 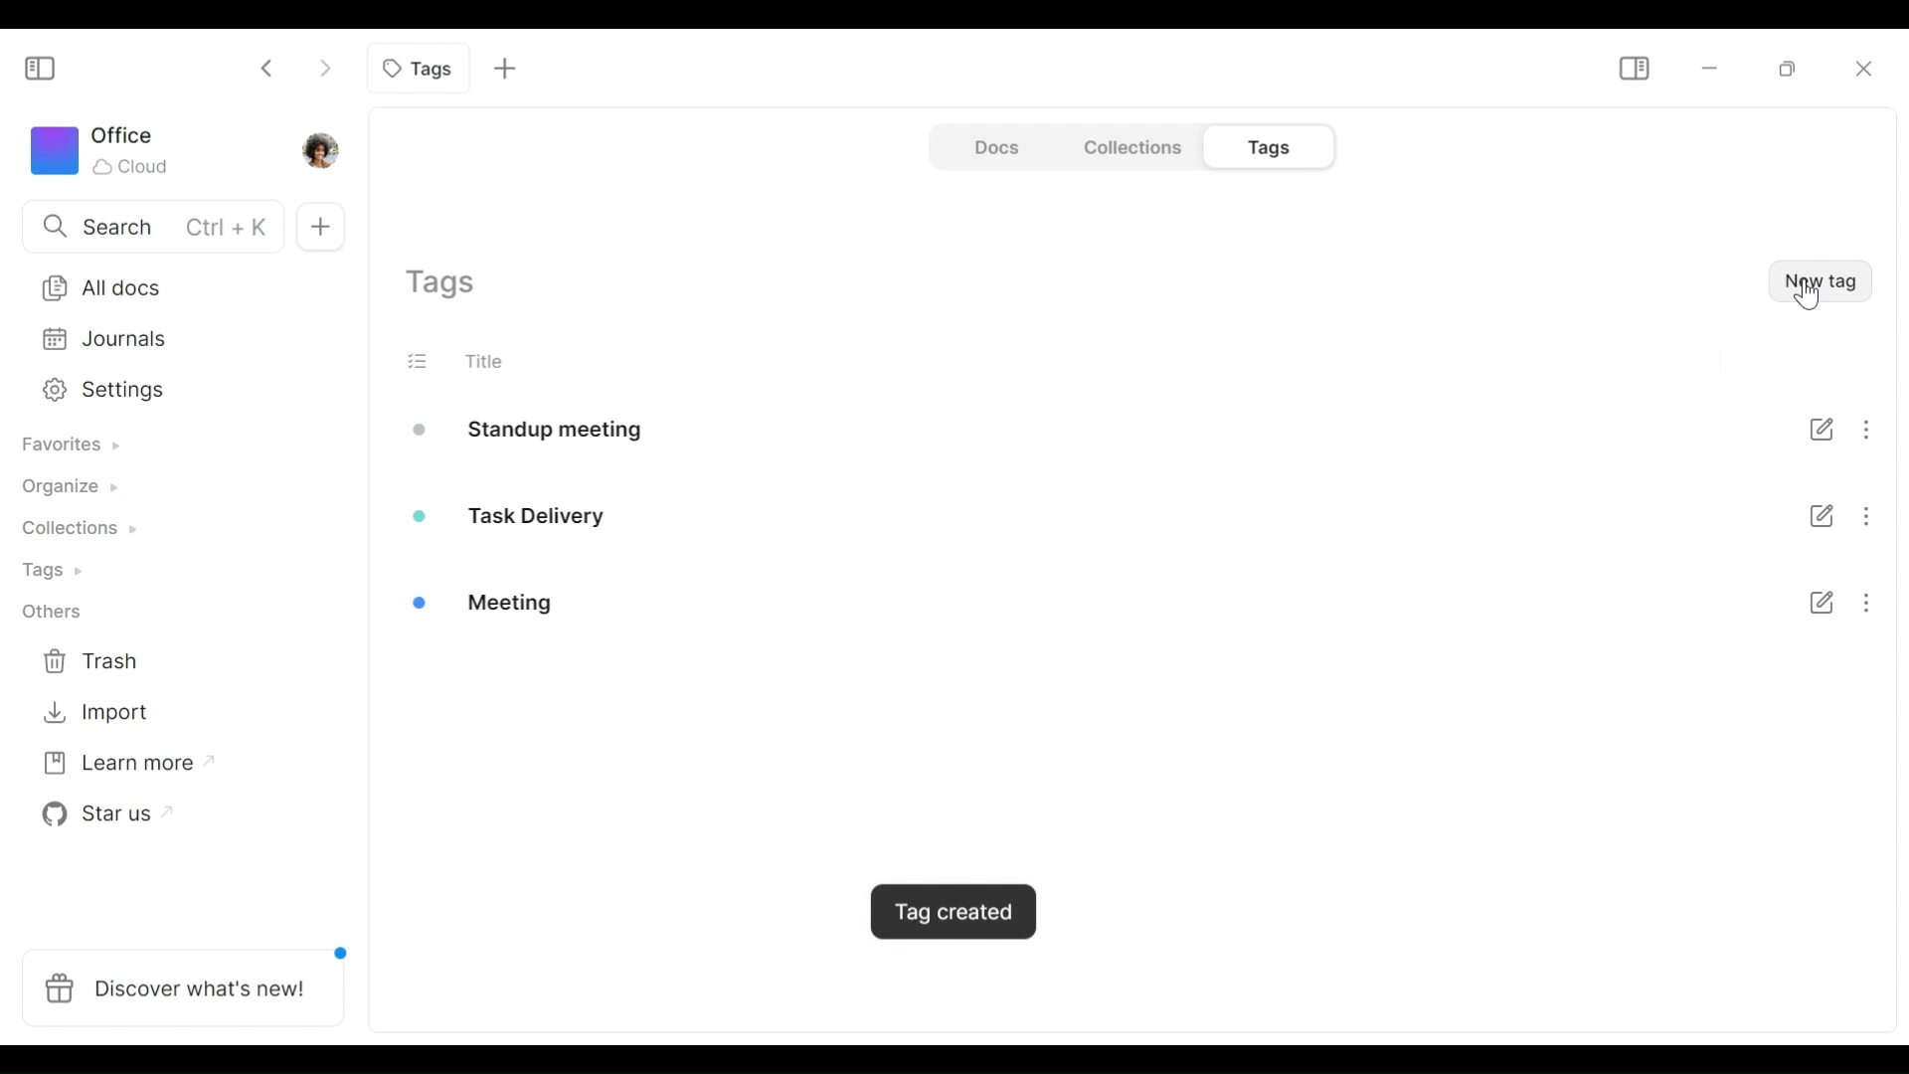 What do you see at coordinates (1634, 70) in the screenshot?
I see `Show/Hide Sidebar` at bounding box center [1634, 70].